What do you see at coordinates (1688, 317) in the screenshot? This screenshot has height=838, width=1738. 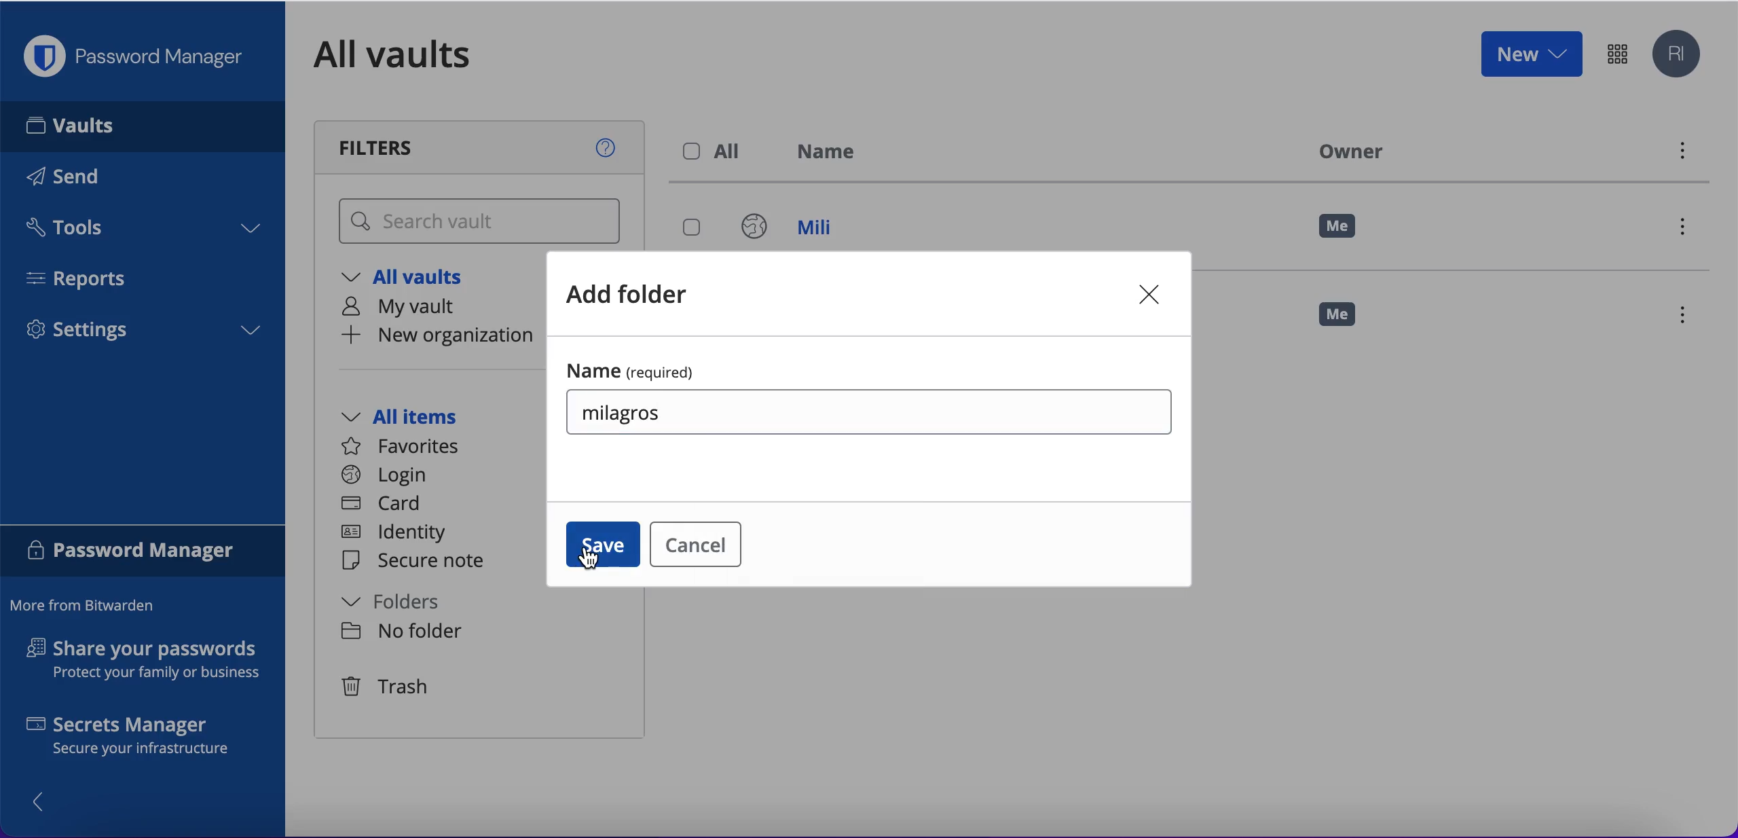 I see `menu` at bounding box center [1688, 317].